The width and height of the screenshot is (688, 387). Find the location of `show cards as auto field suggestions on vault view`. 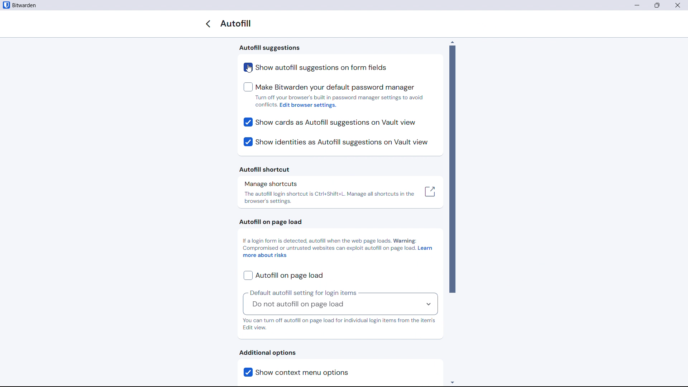

show cards as auto field suggestions on vault view is located at coordinates (330, 123).